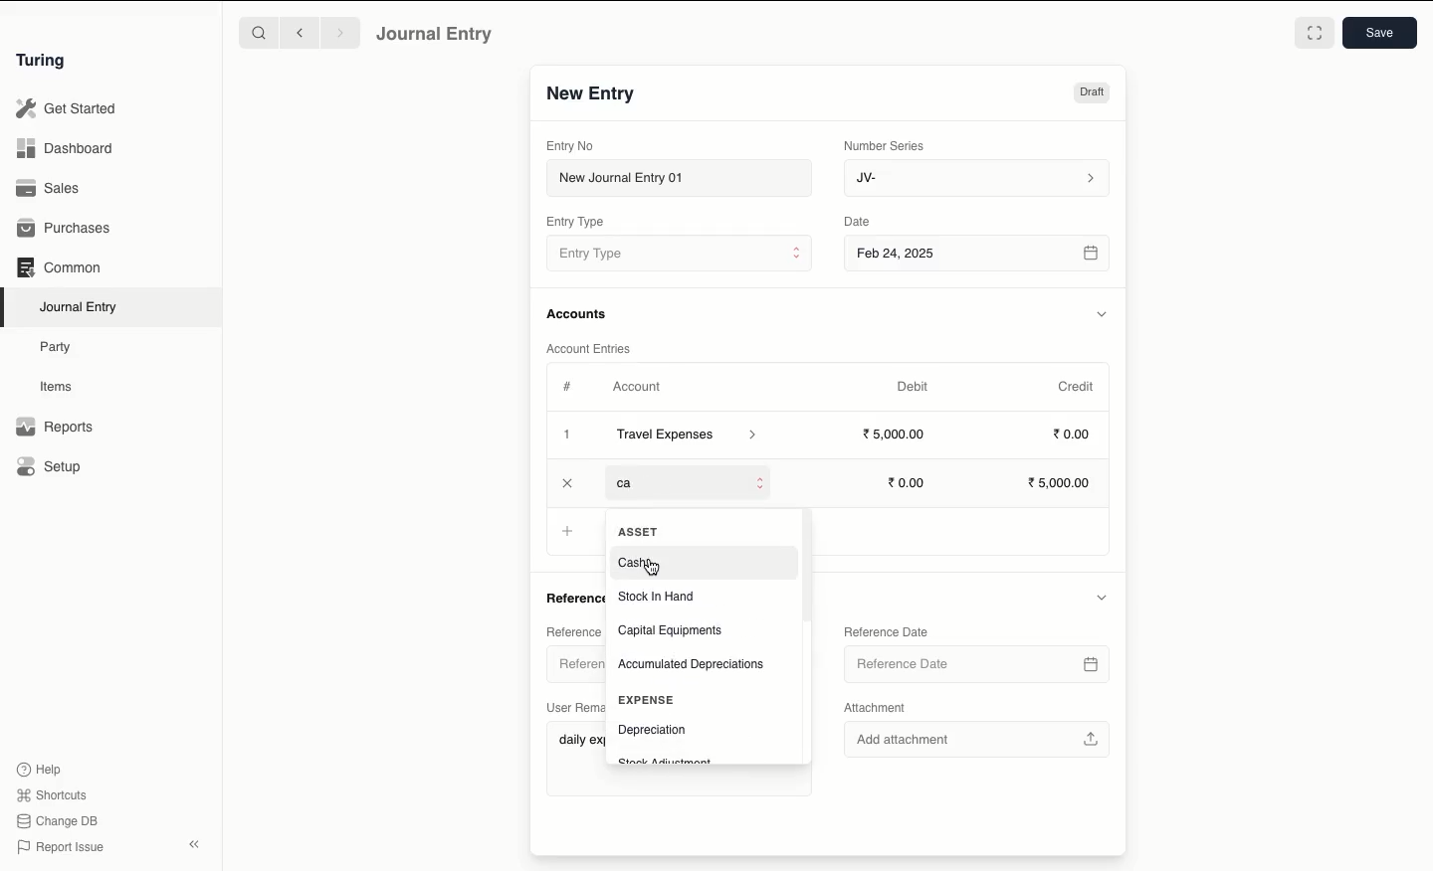 The image size is (1433, 871). Describe the element at coordinates (860, 221) in the screenshot. I see `Date` at that location.